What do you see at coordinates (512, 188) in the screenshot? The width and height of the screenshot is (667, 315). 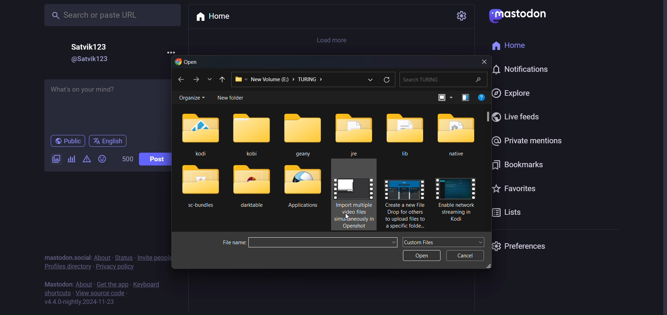 I see `favorites` at bounding box center [512, 188].